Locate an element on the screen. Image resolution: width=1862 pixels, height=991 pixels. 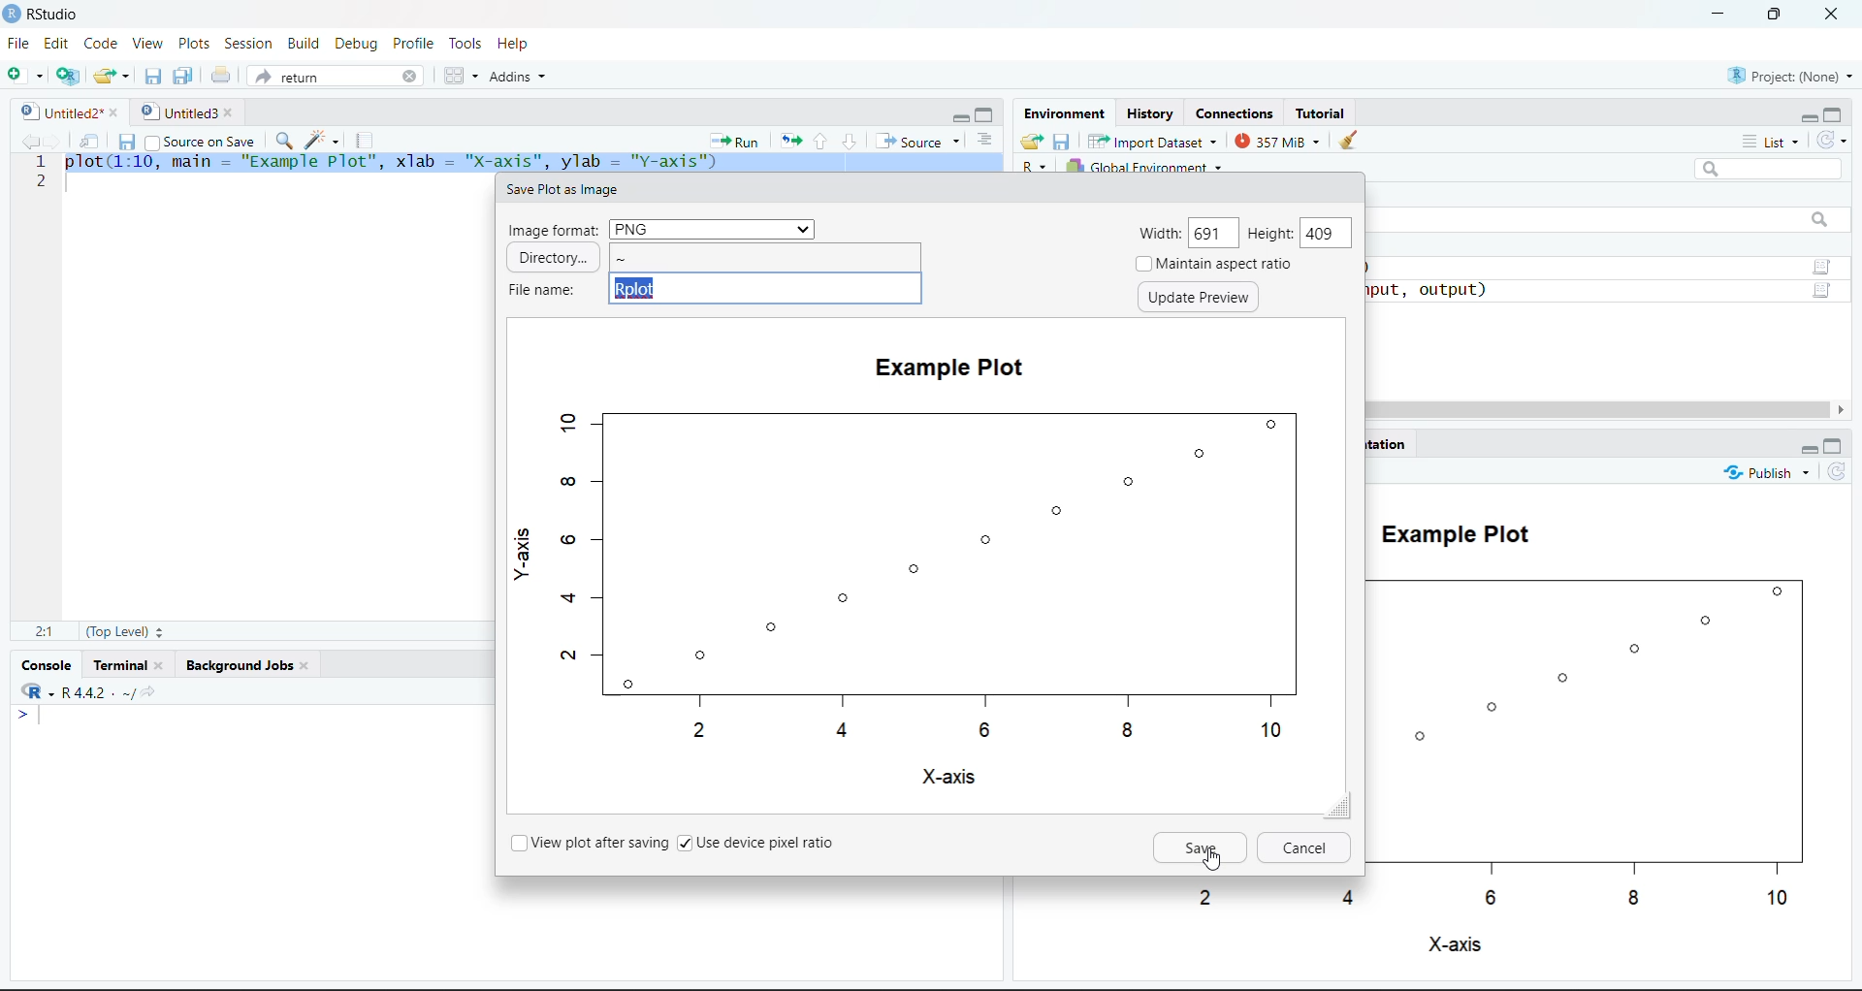
View plot after saving is located at coordinates (589, 842).